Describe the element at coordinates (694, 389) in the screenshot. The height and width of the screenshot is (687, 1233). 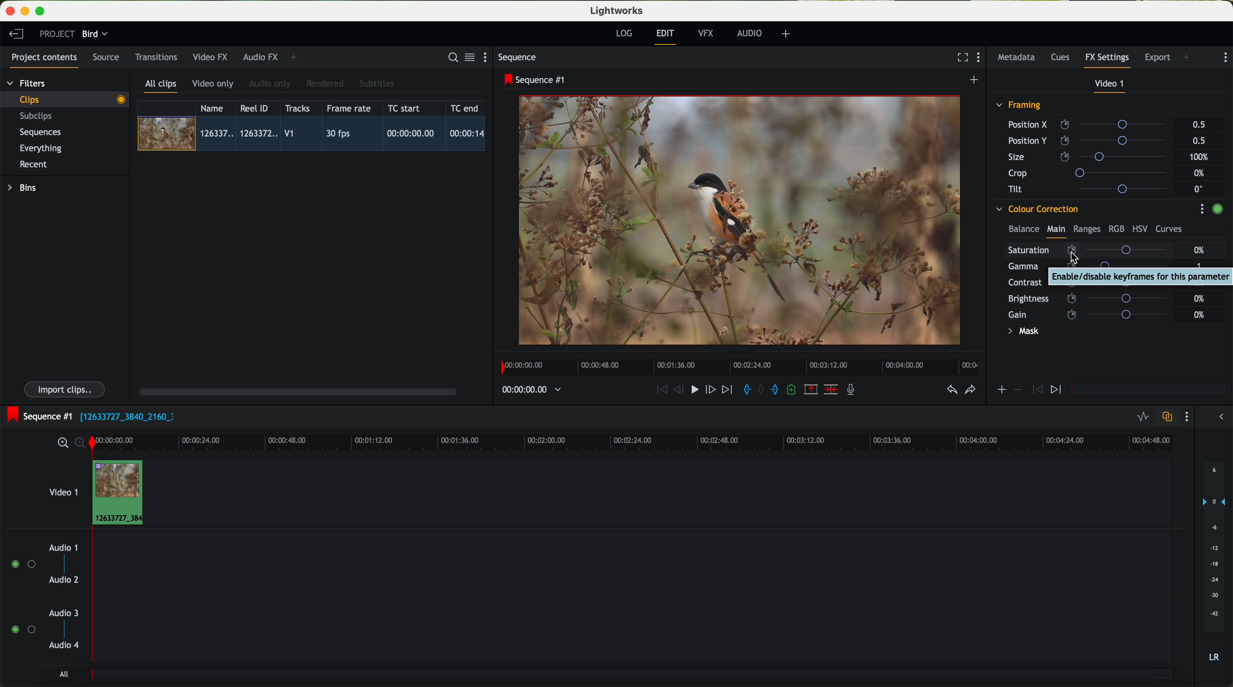
I see `play` at that location.